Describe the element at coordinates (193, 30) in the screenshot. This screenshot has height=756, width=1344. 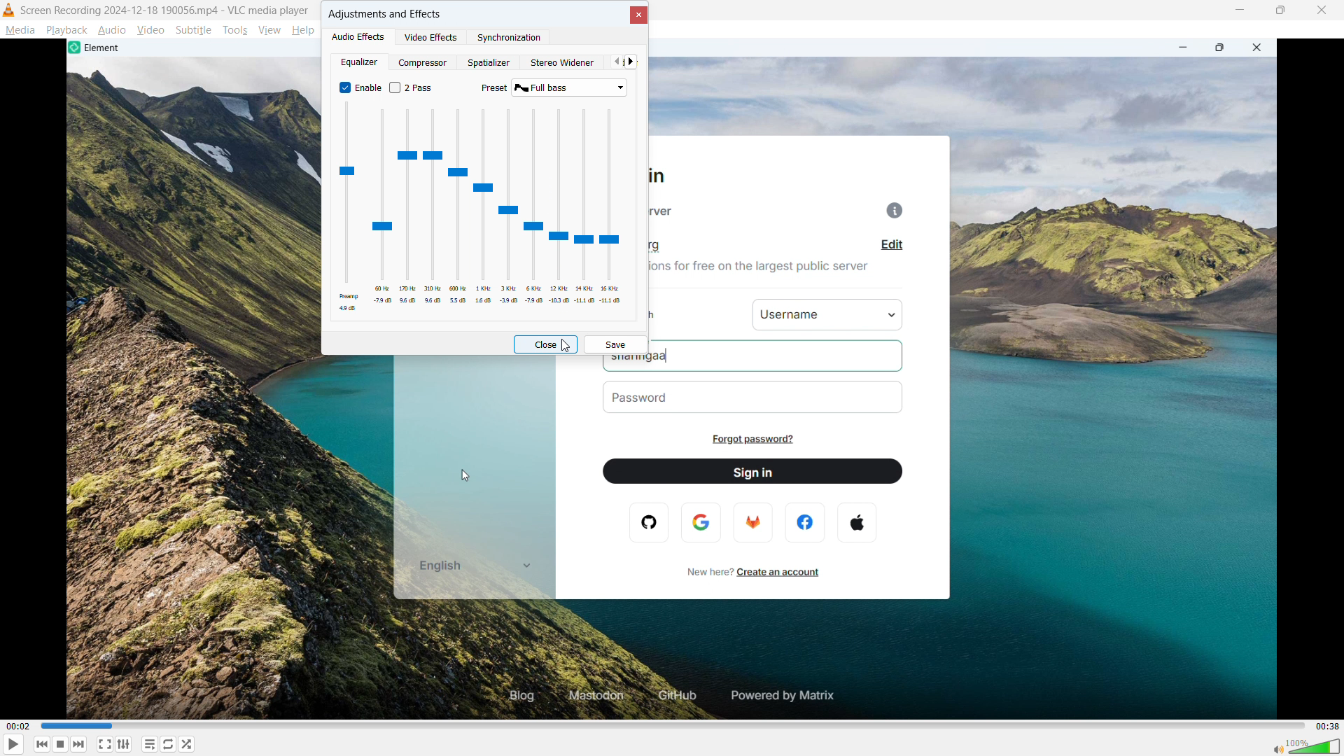
I see `Subtitle ` at that location.